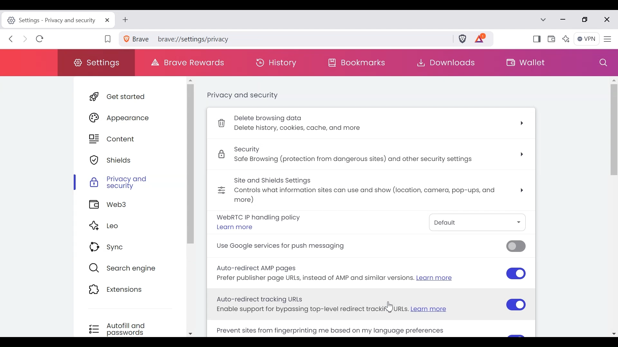 This screenshot has height=347, width=618. Describe the element at coordinates (241, 96) in the screenshot. I see `privacy and security` at that location.